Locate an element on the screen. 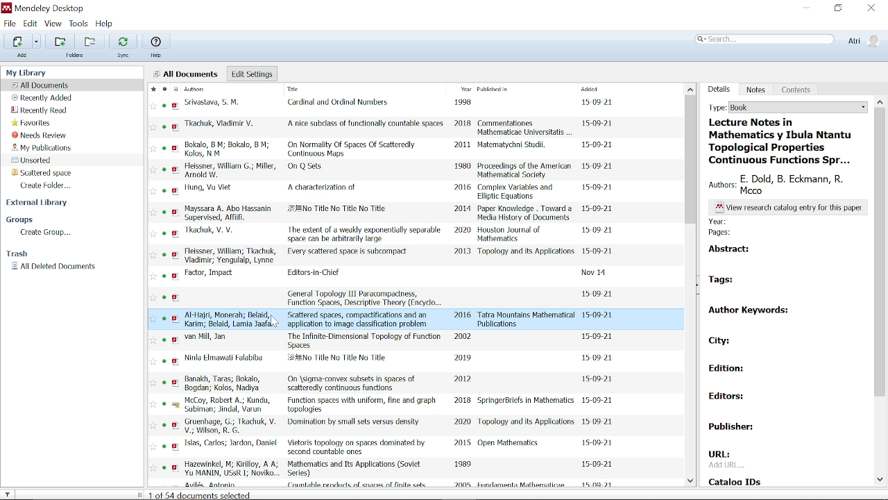 This screenshot has height=500, width=888. Document format is located at coordinates (175, 89).